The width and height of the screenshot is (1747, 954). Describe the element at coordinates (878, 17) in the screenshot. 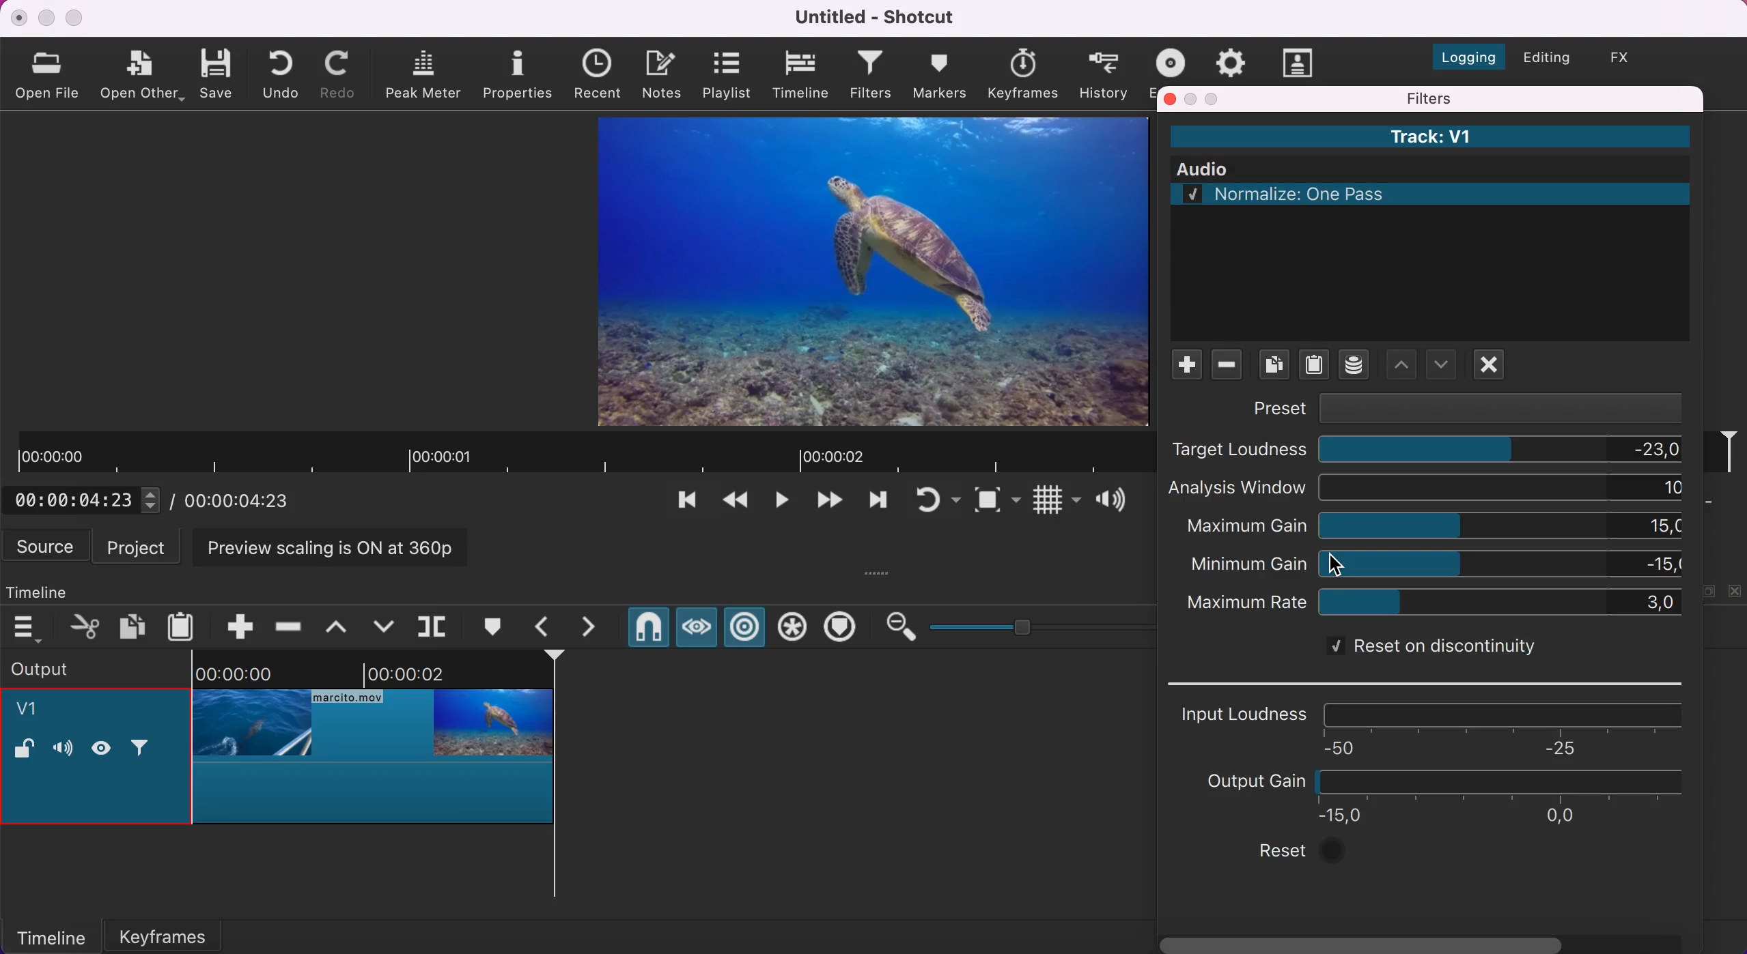

I see `Untitled - Shotcut` at that location.